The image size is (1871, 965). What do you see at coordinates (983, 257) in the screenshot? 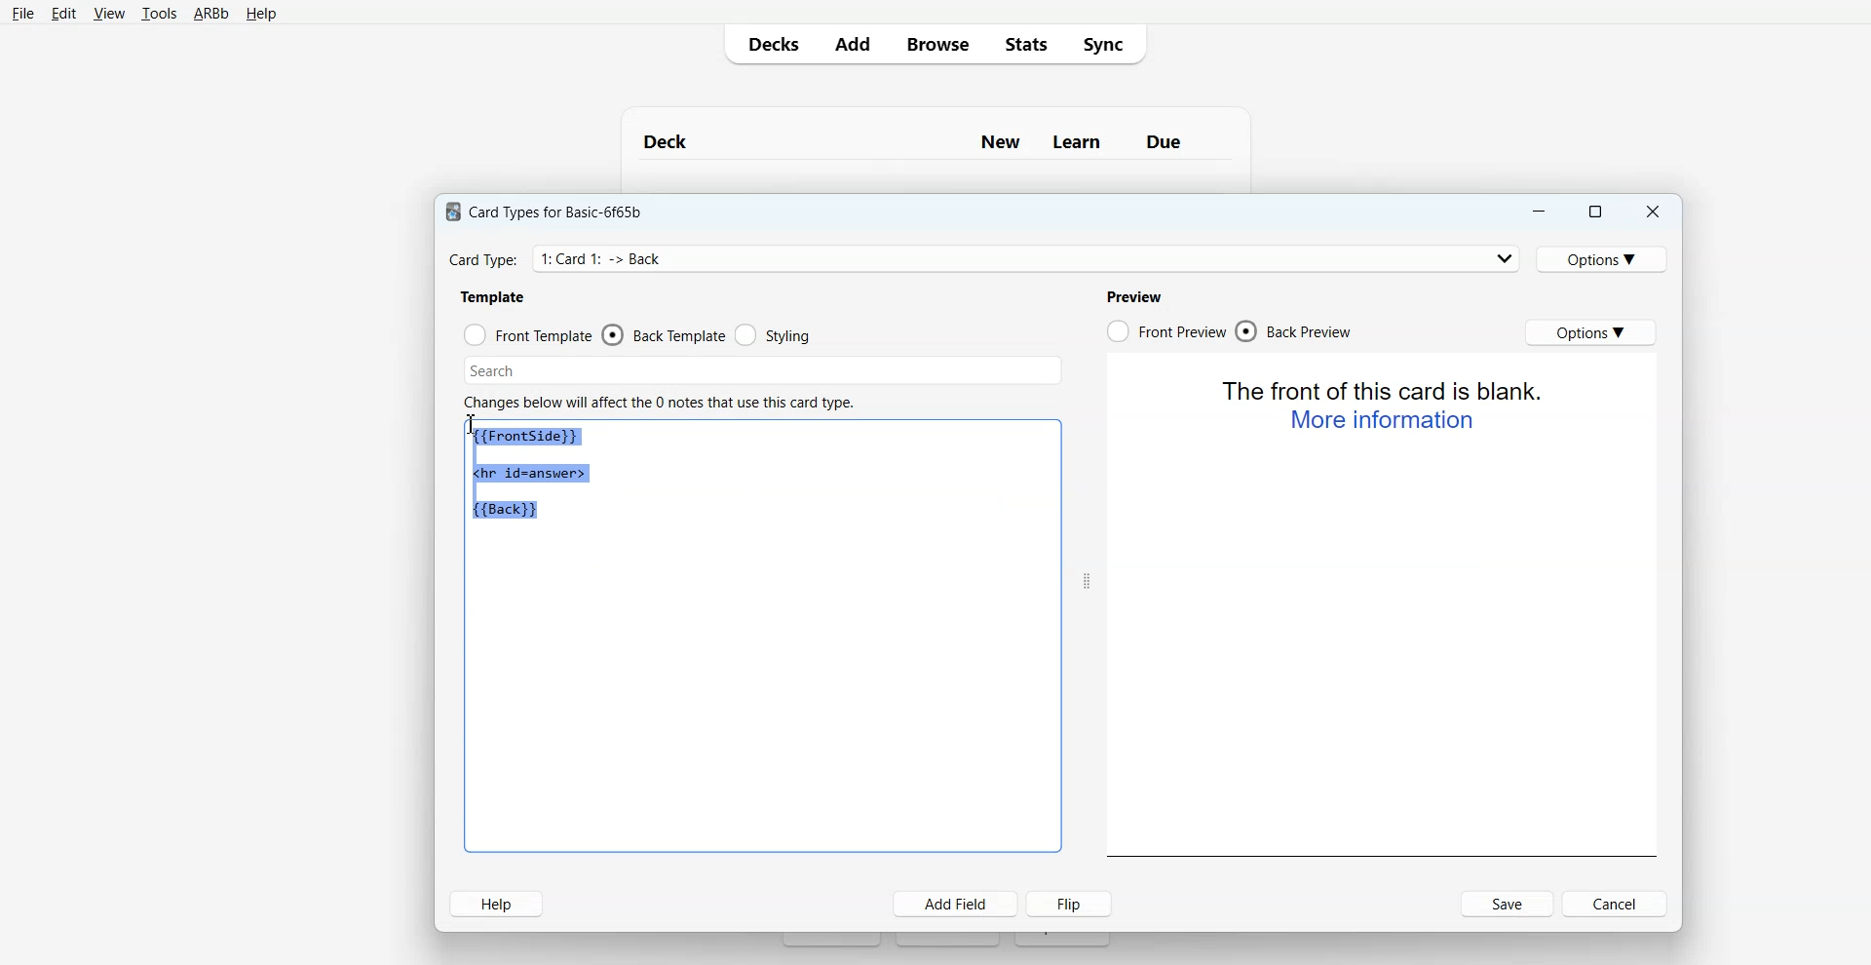
I see `Card Type` at bounding box center [983, 257].